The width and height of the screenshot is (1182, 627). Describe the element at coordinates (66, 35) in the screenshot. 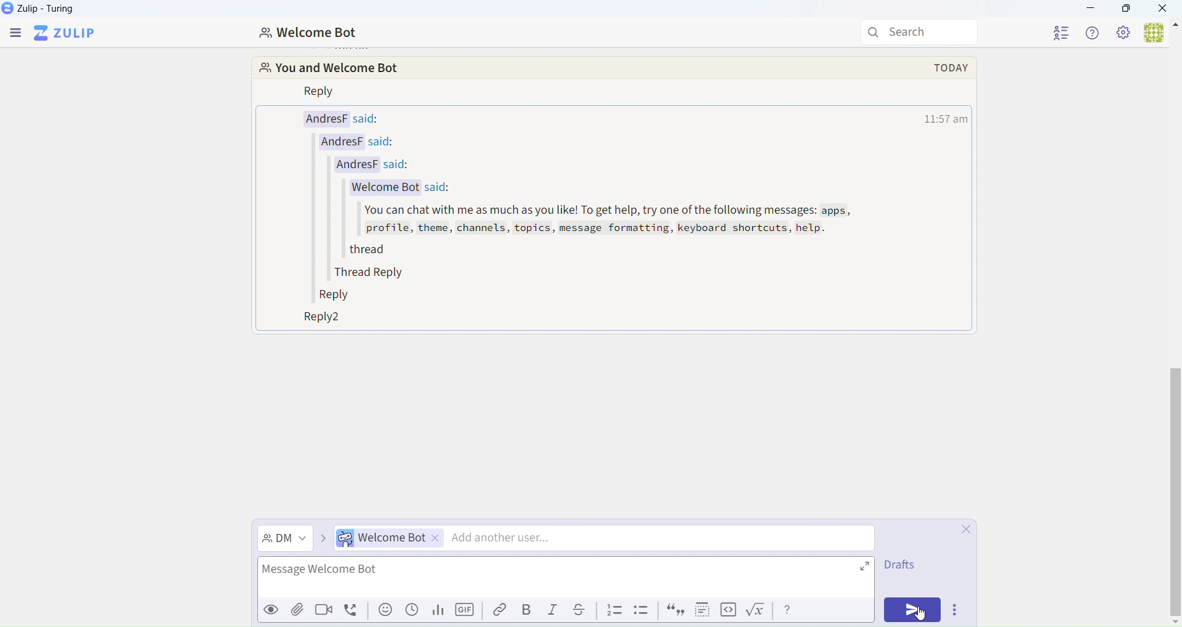

I see `Zulip` at that location.